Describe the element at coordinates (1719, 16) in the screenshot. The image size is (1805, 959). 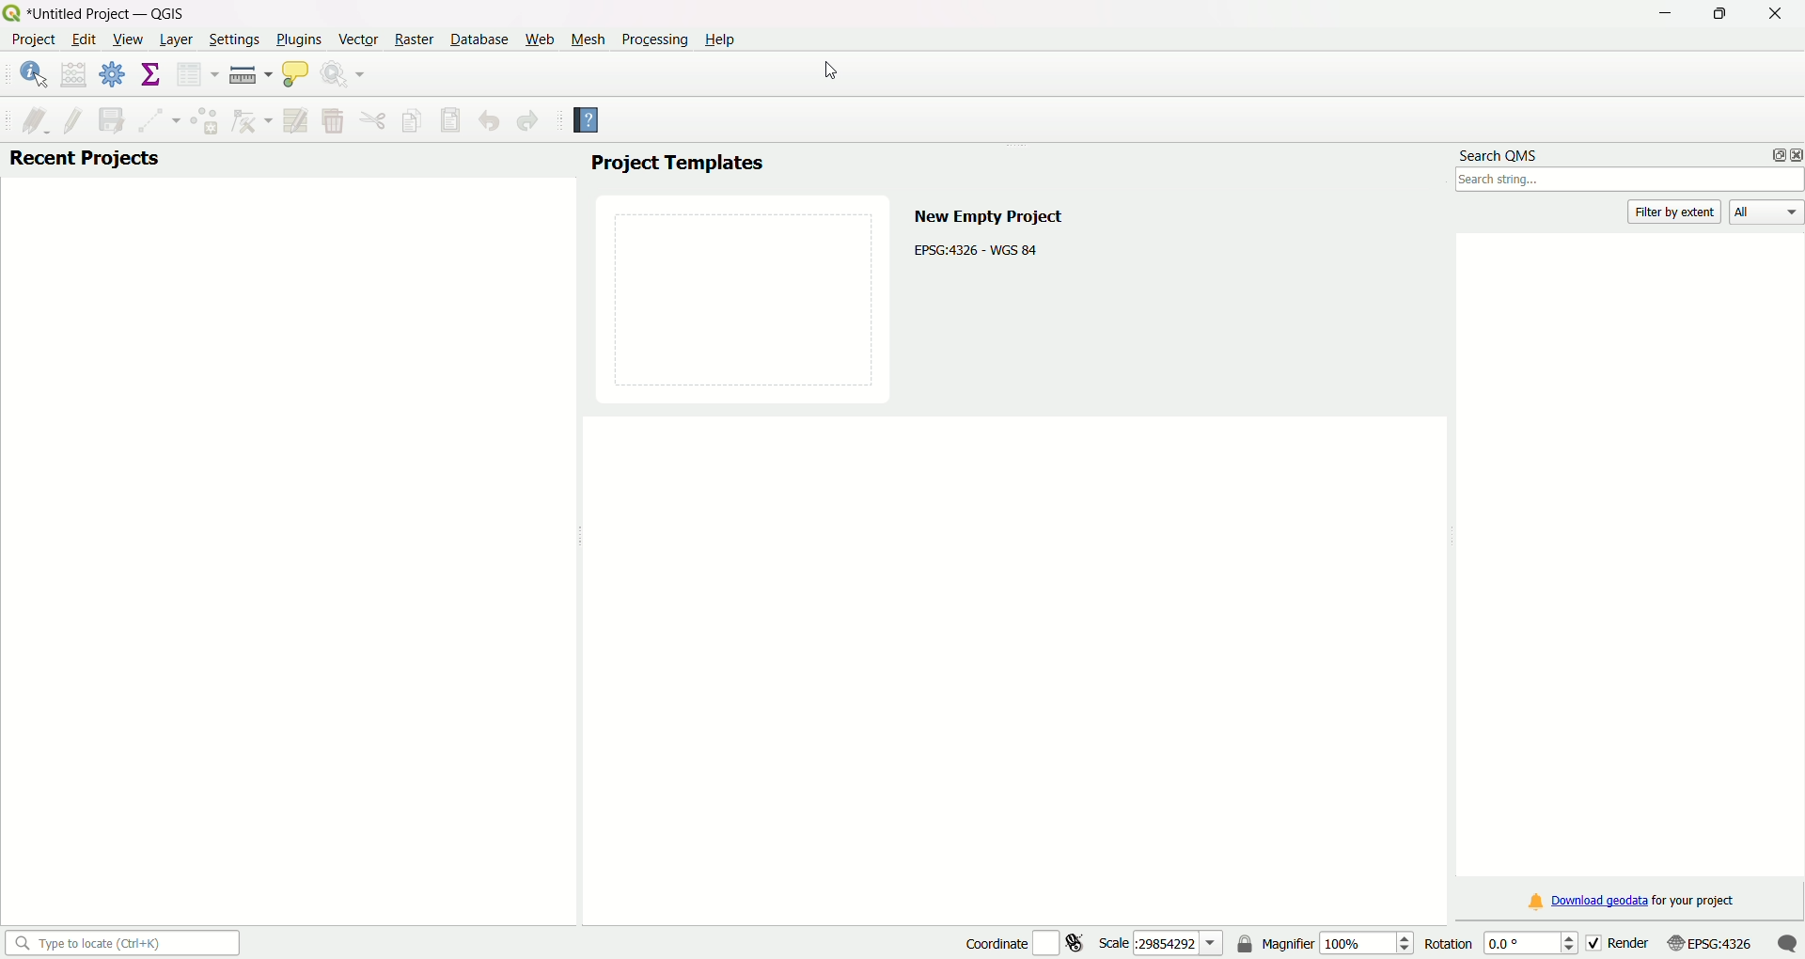
I see `Maximize` at that location.